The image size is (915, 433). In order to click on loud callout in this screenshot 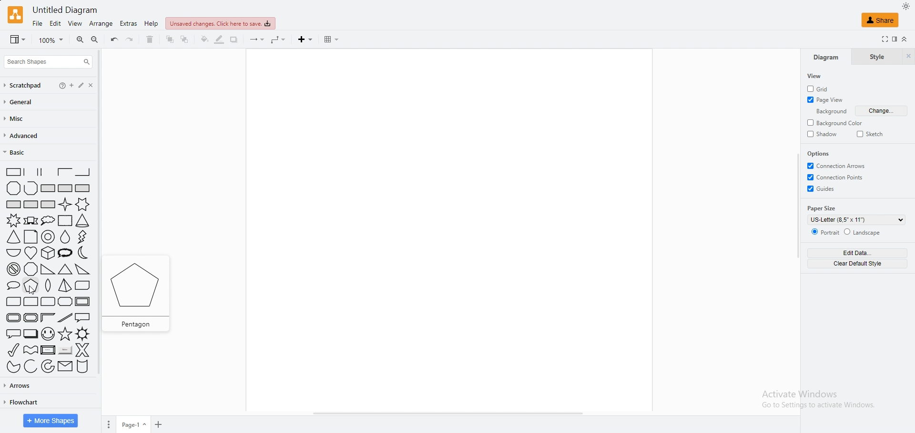, I will do `click(66, 253)`.